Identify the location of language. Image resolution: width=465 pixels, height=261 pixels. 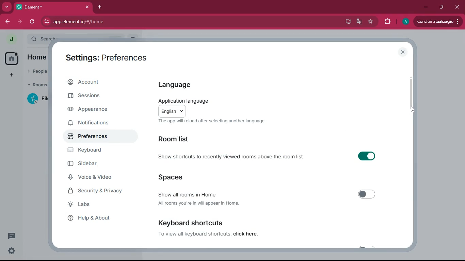
(180, 84).